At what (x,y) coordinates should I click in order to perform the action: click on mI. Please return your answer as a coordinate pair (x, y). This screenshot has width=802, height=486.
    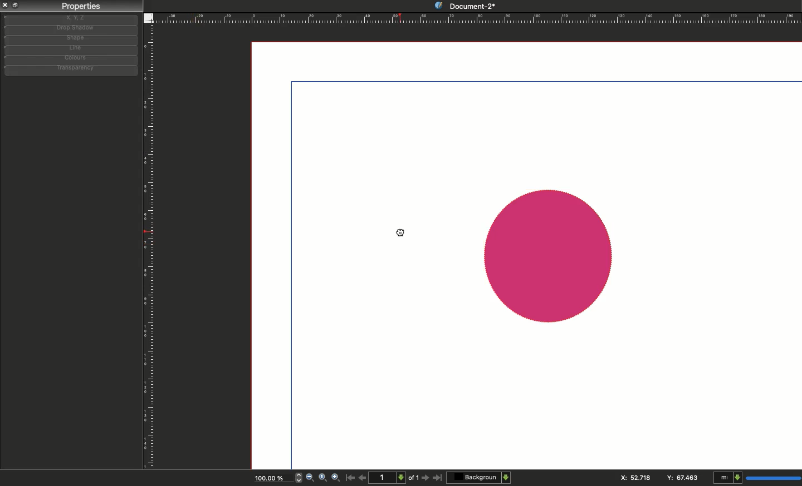
    Looking at the image, I should click on (755, 478).